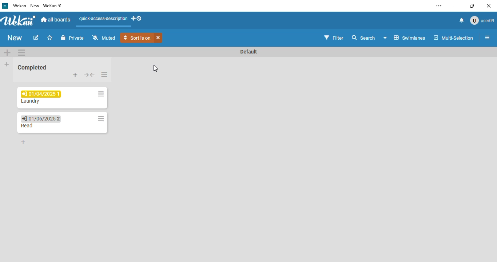 This screenshot has height=262, width=497. Describe the element at coordinates (56, 20) in the screenshot. I see `all-boards` at that location.